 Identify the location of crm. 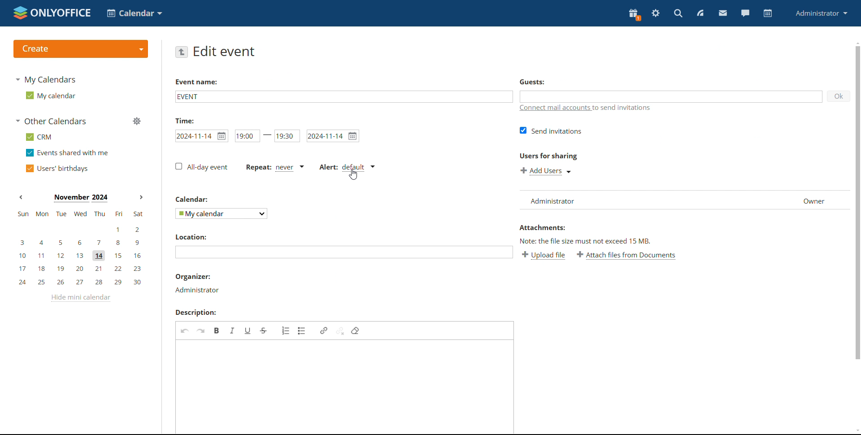
(39, 137).